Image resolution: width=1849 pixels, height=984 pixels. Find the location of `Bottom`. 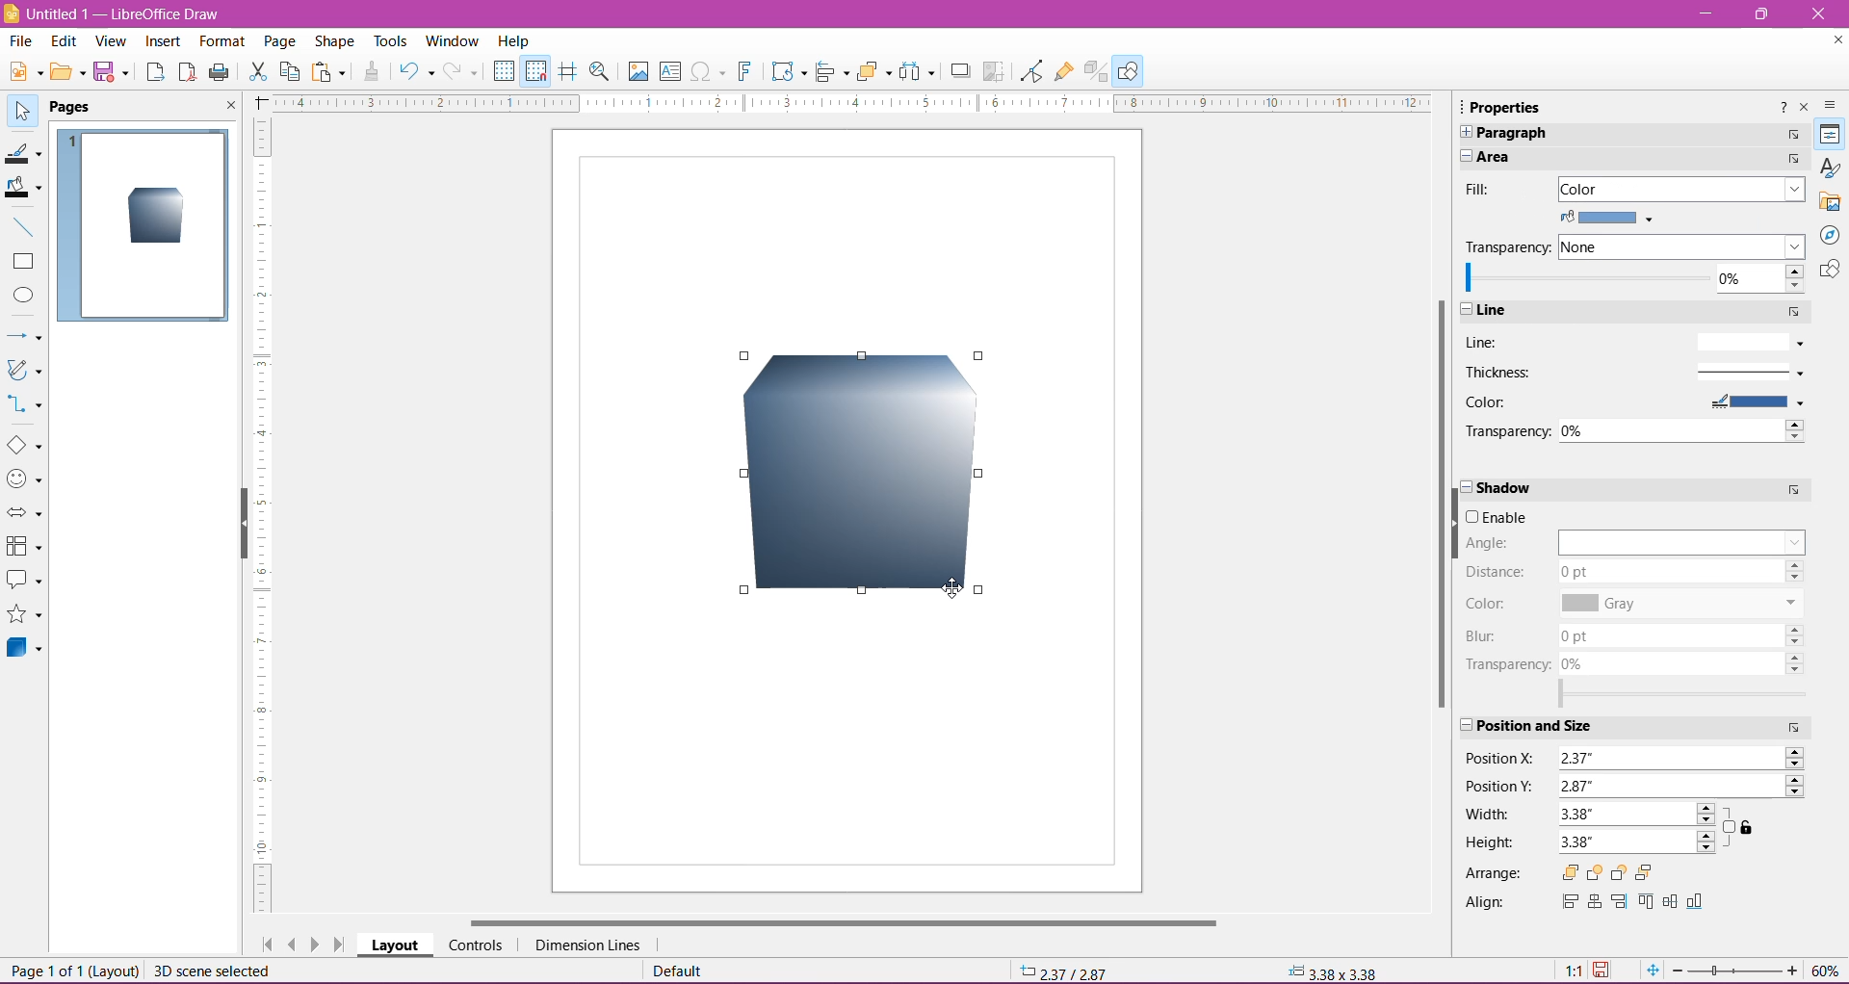

Bottom is located at coordinates (1700, 902).